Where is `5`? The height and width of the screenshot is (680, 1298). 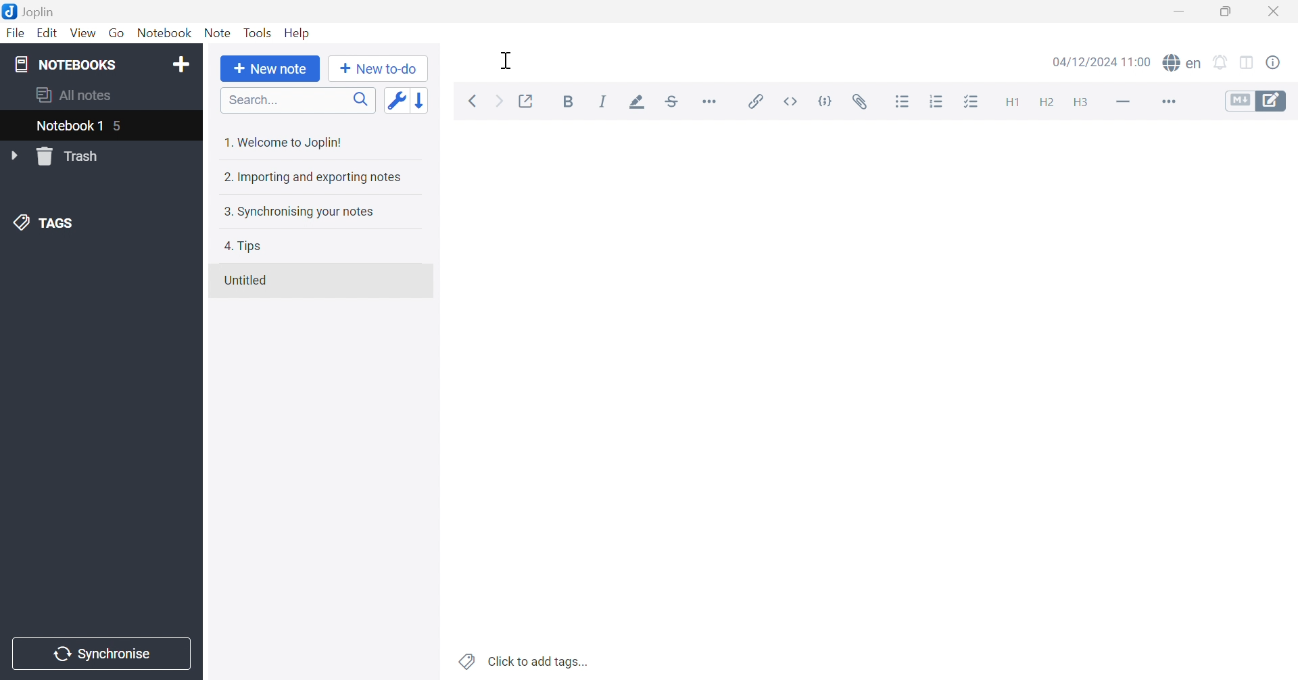 5 is located at coordinates (124, 126).